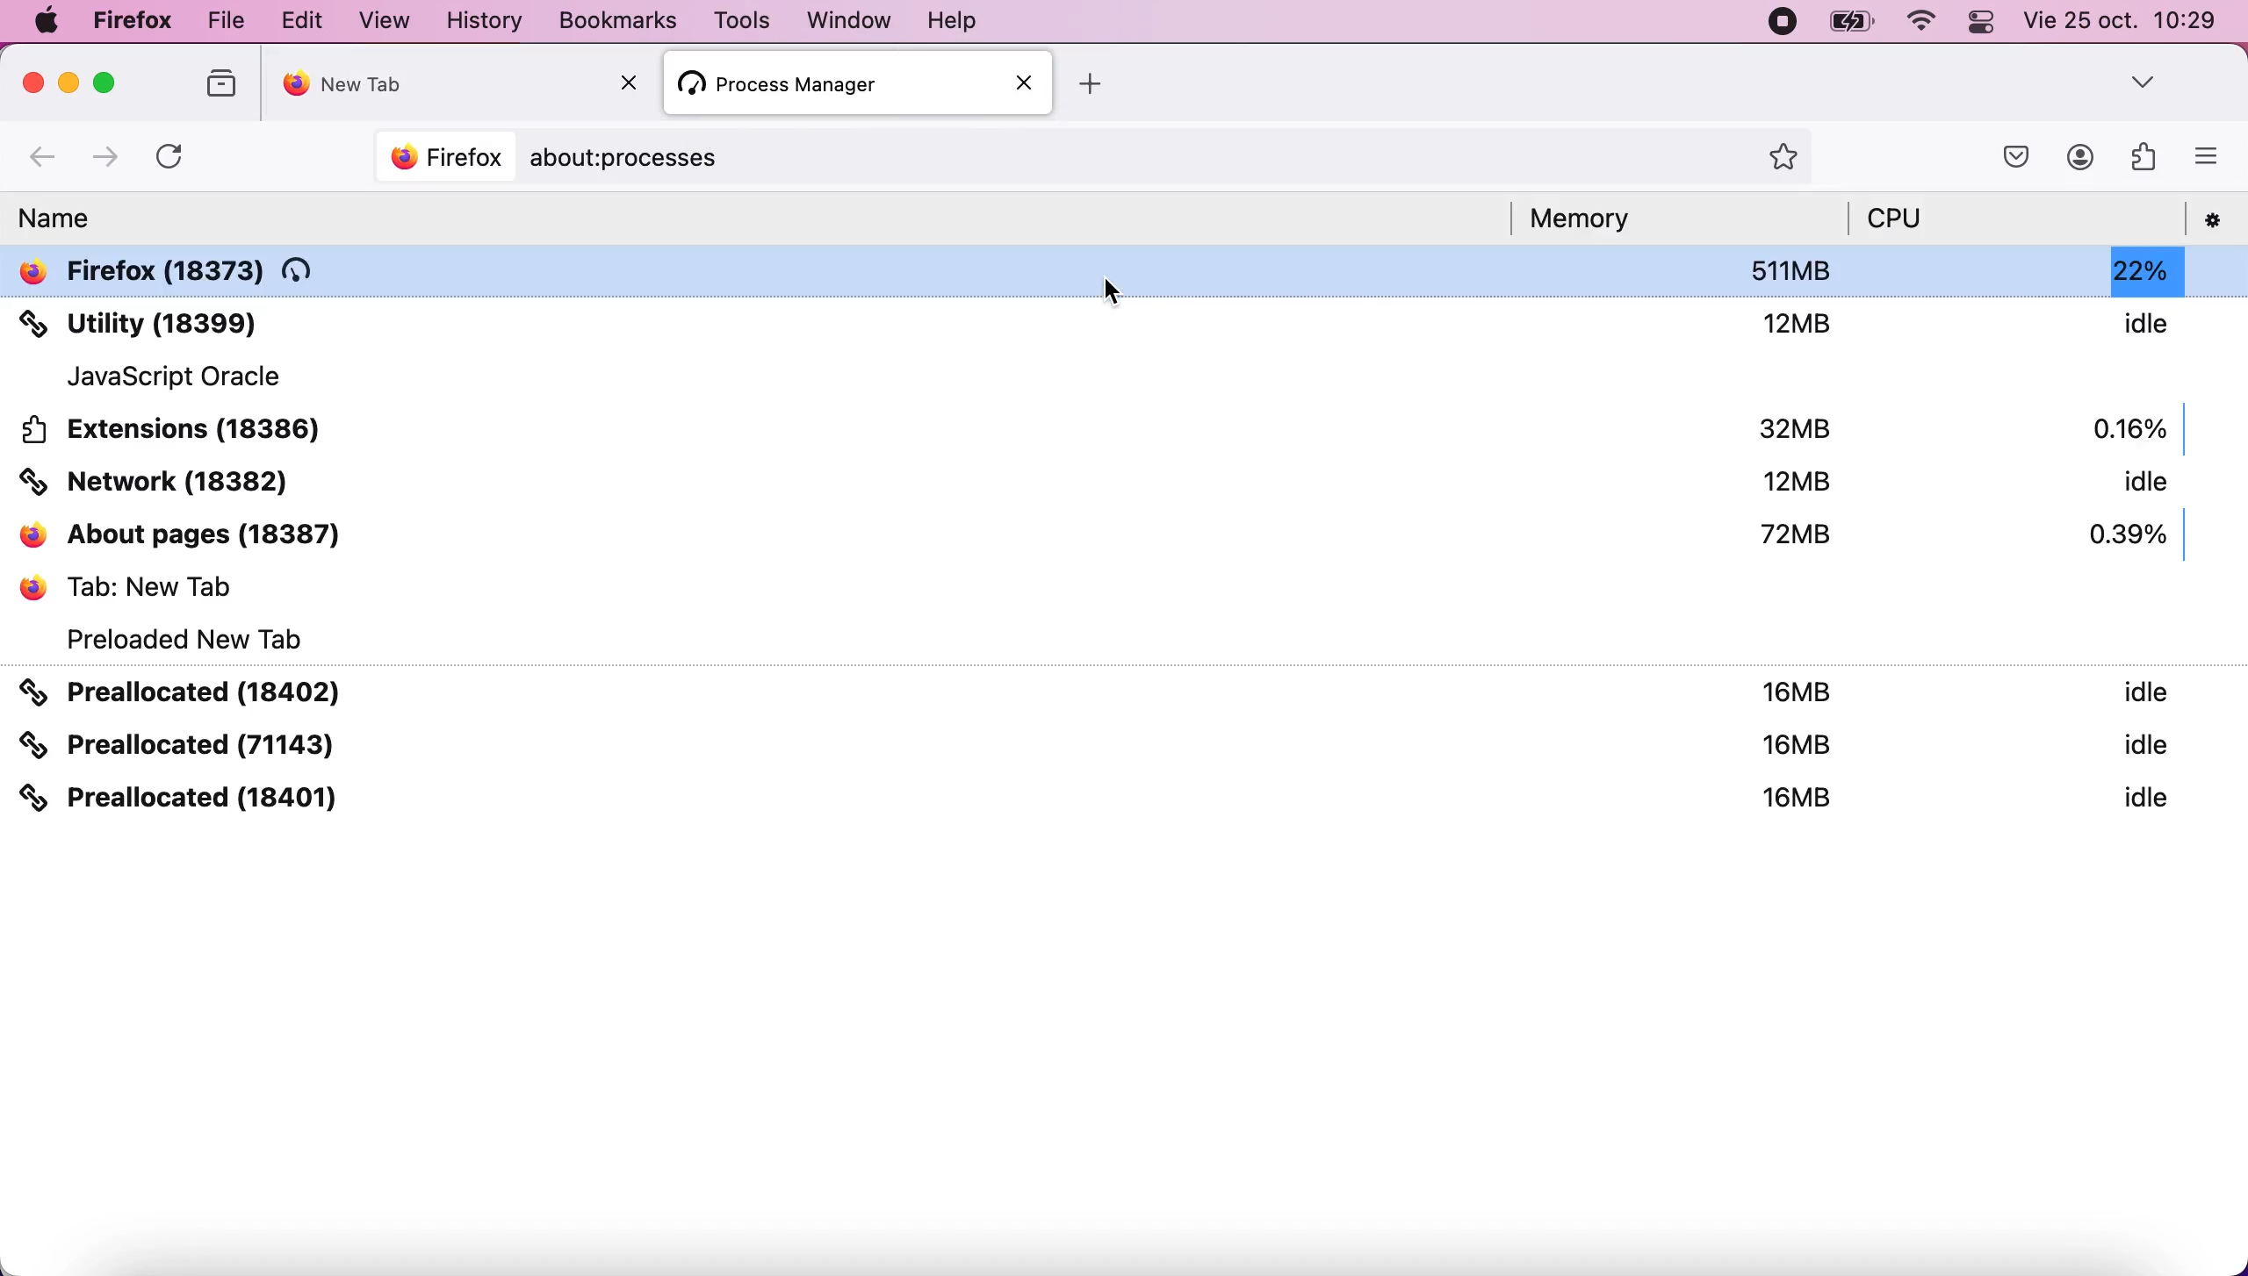  What do you see at coordinates (104, 82) in the screenshot?
I see `Maximize` at bounding box center [104, 82].